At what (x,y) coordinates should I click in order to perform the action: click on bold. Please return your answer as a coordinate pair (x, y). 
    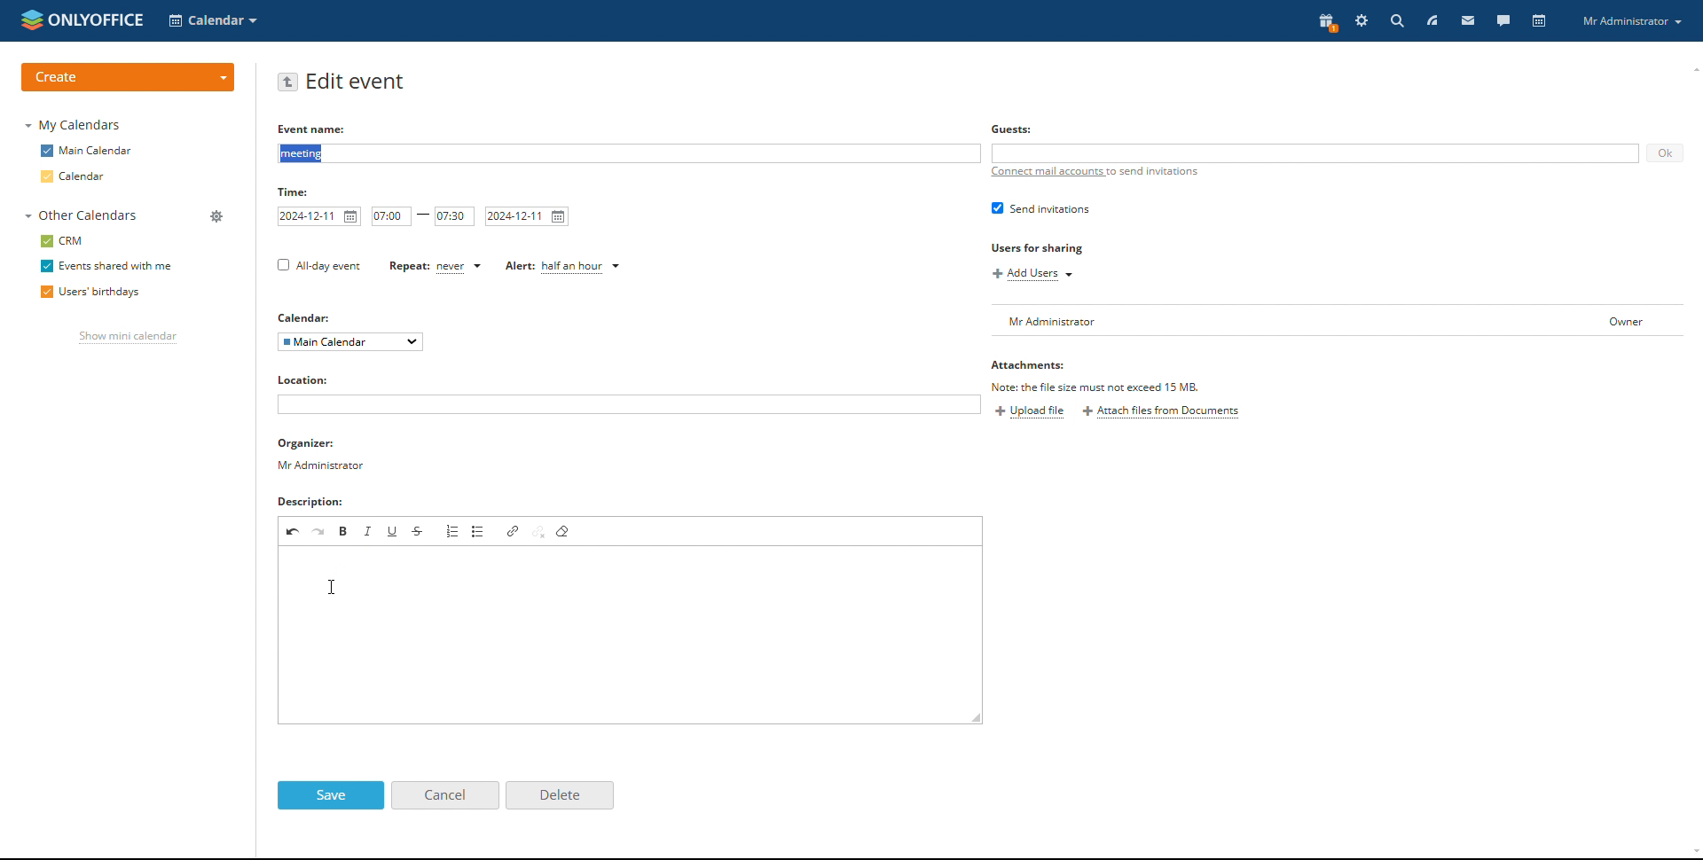
    Looking at the image, I should click on (343, 530).